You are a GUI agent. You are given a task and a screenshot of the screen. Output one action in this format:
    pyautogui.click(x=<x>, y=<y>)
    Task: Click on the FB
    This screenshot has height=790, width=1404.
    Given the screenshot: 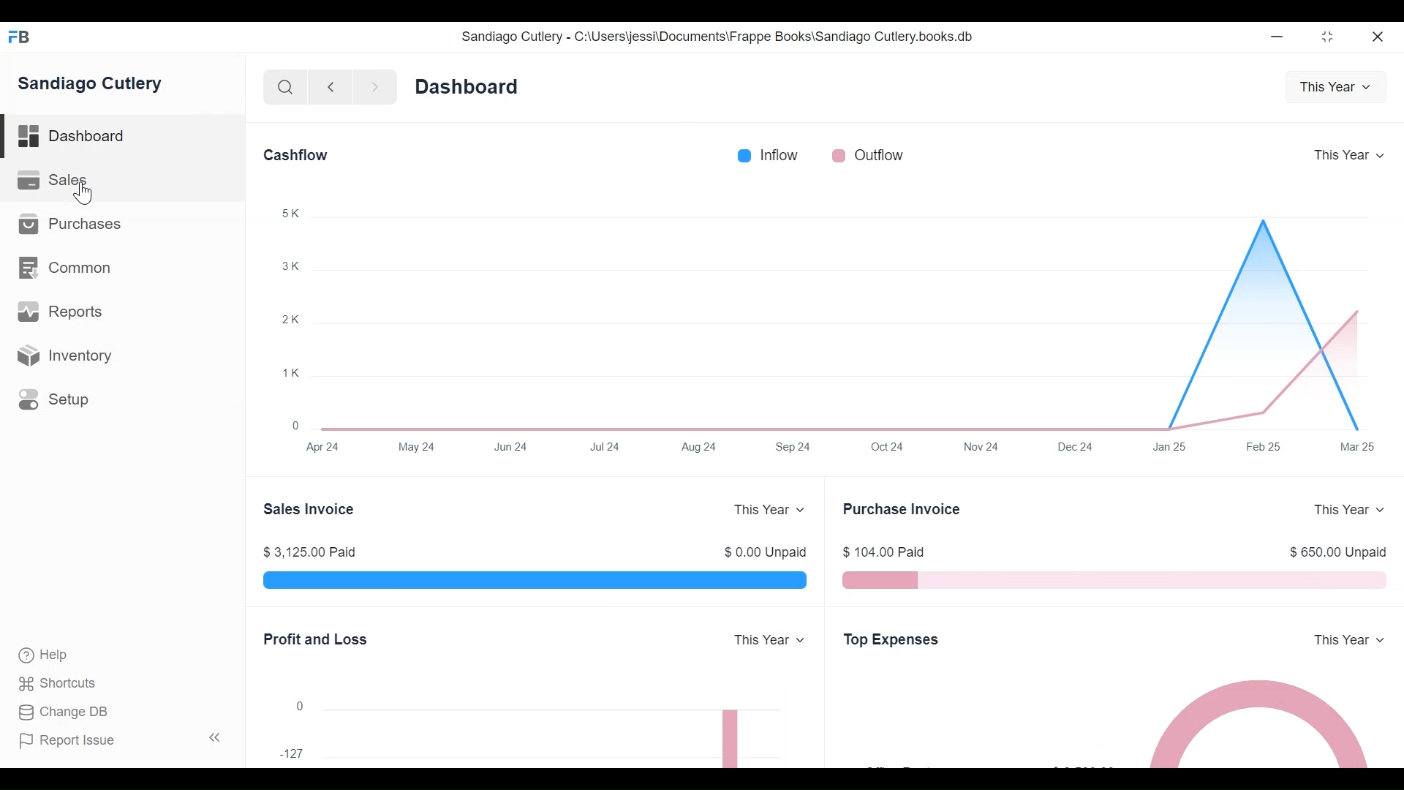 What is the action you would take?
    pyautogui.click(x=22, y=37)
    